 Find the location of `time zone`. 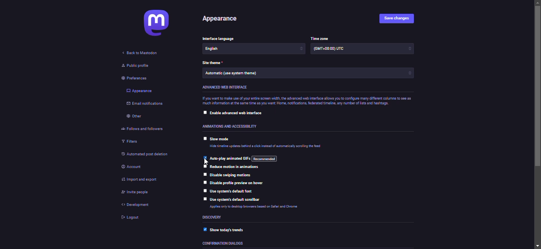

time zone is located at coordinates (334, 49).